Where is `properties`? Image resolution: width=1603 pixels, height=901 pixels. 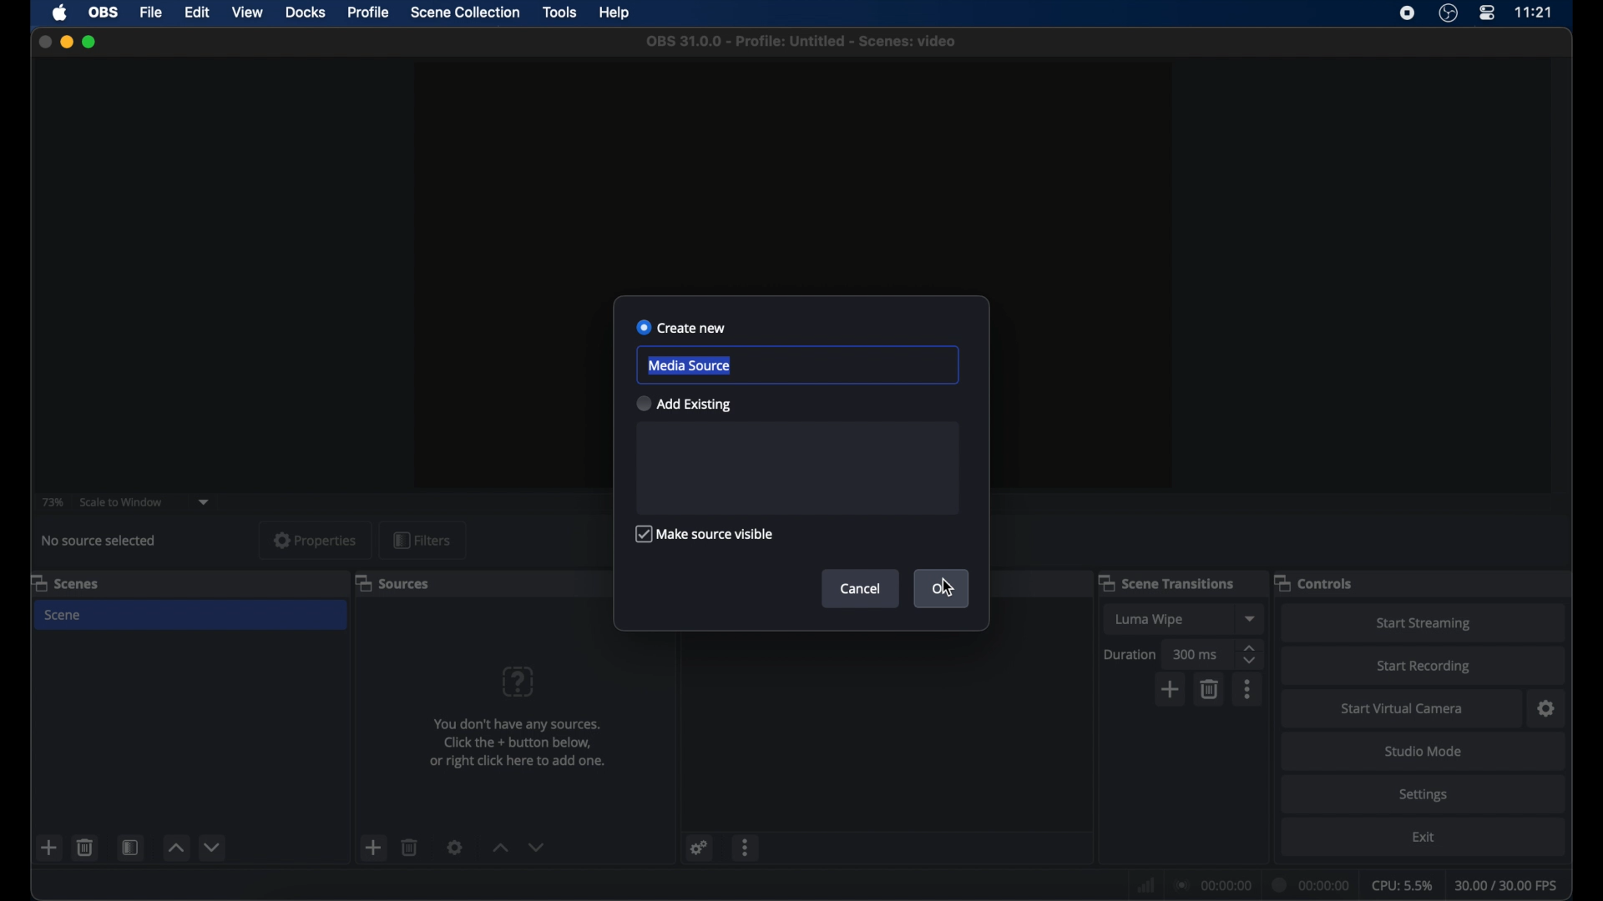 properties is located at coordinates (316, 541).